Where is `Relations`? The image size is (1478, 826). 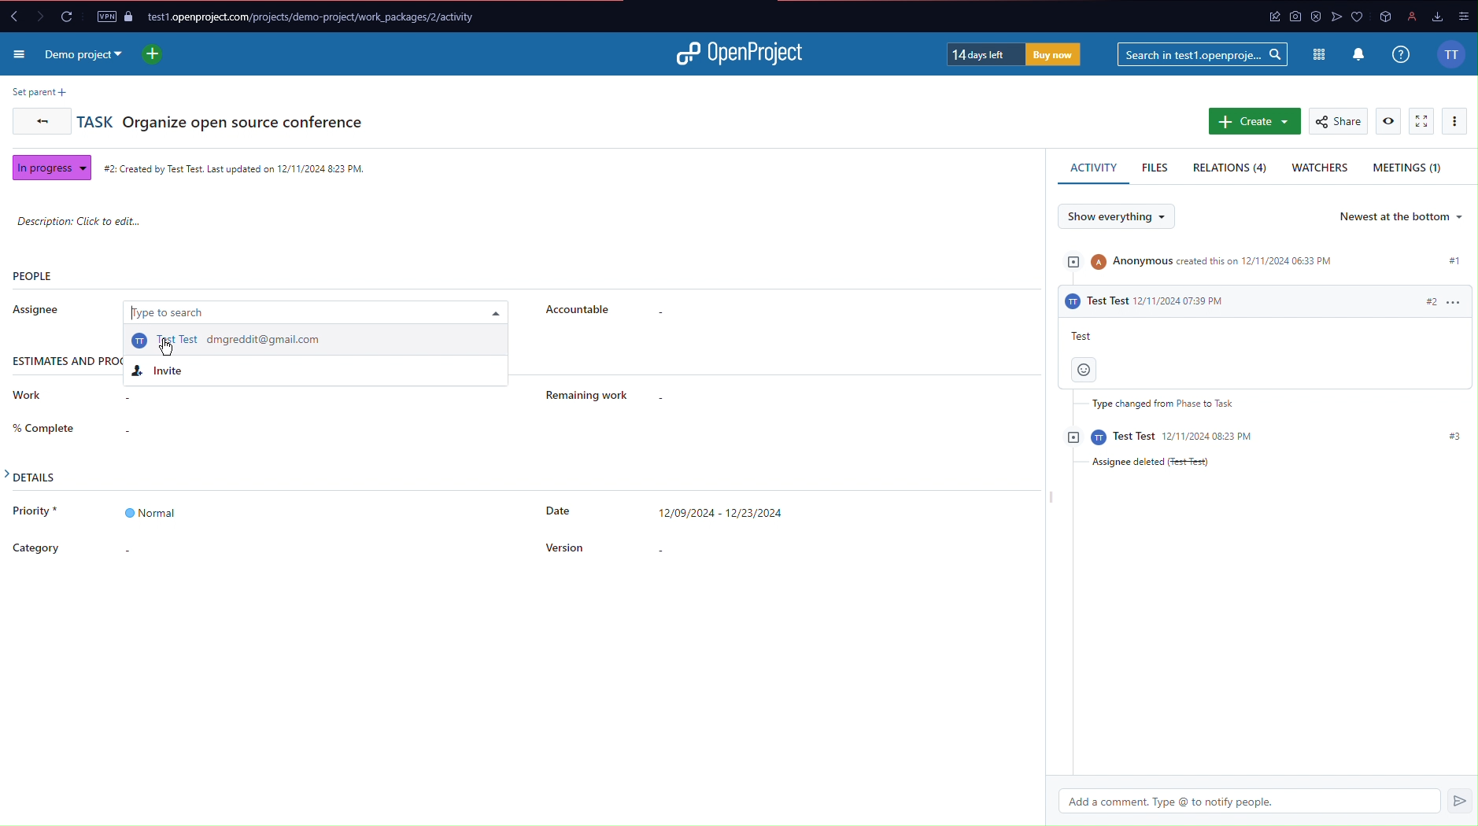
Relations is located at coordinates (1230, 169).